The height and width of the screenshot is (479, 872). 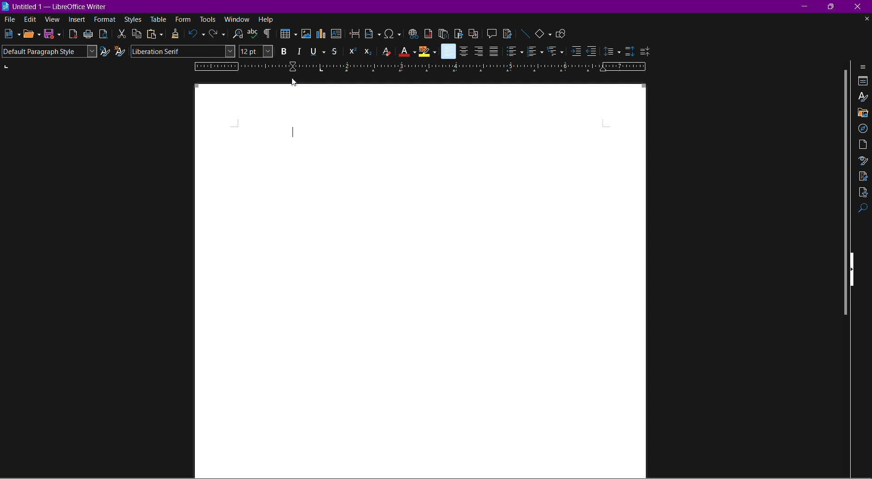 I want to click on Decrease indent, so click(x=593, y=52).